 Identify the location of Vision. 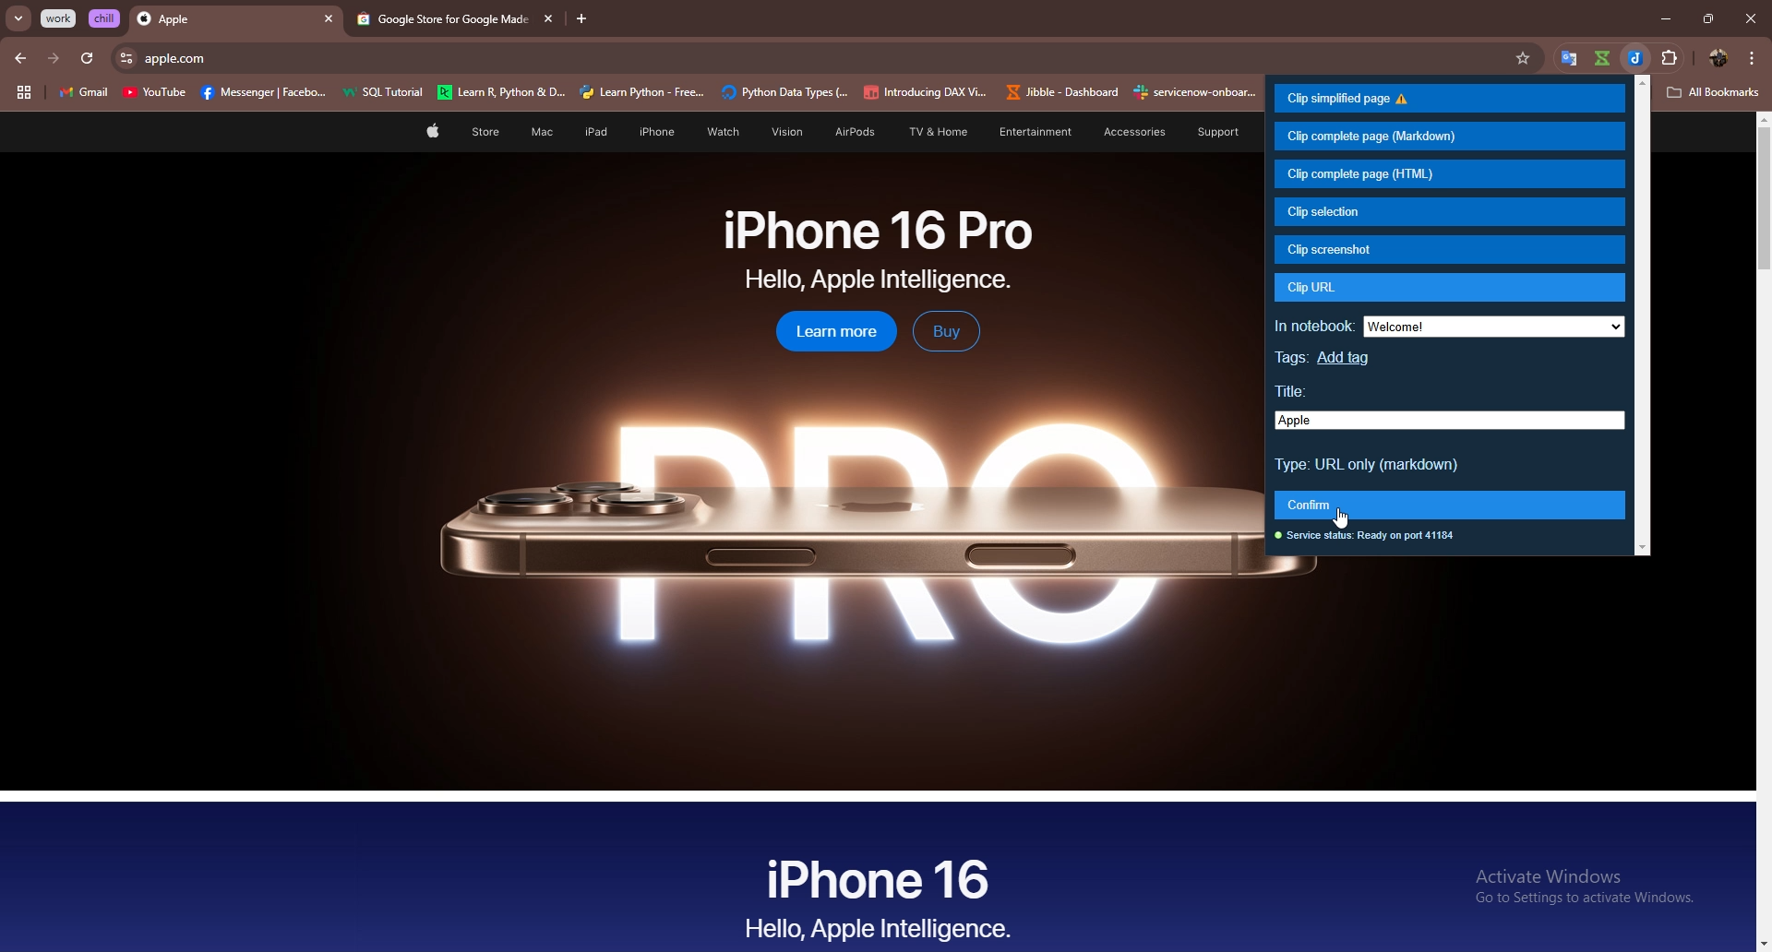
(781, 132).